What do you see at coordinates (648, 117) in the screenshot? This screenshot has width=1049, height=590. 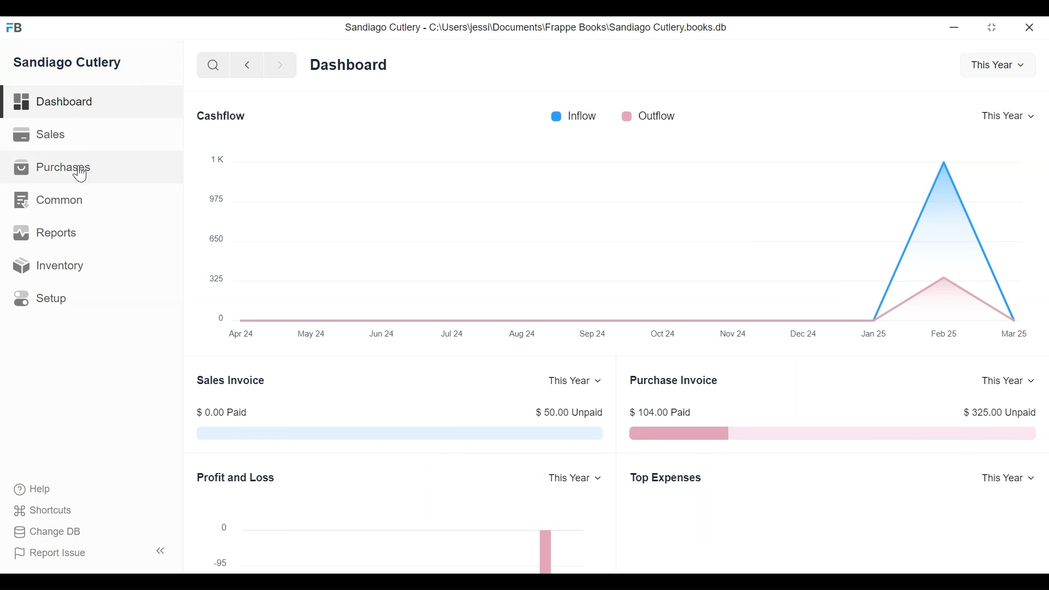 I see ` Outflow` at bounding box center [648, 117].